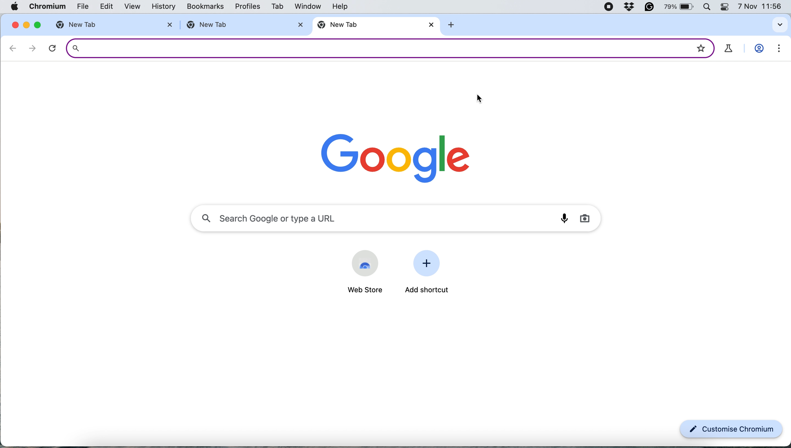  I want to click on customise chromium, so click(732, 430).